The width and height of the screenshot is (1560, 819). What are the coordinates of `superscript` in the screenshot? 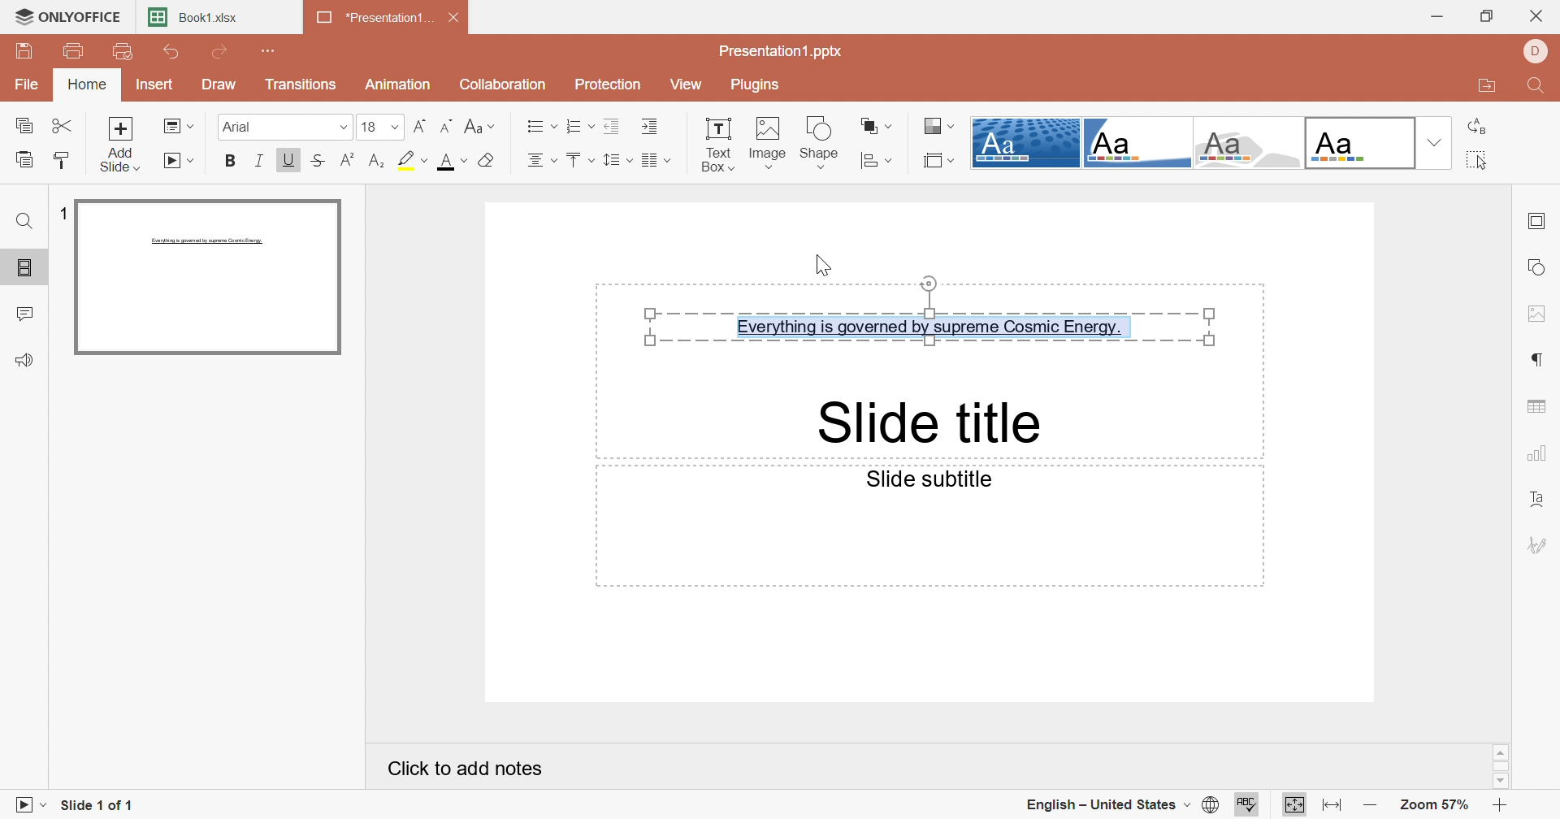 It's located at (346, 159).